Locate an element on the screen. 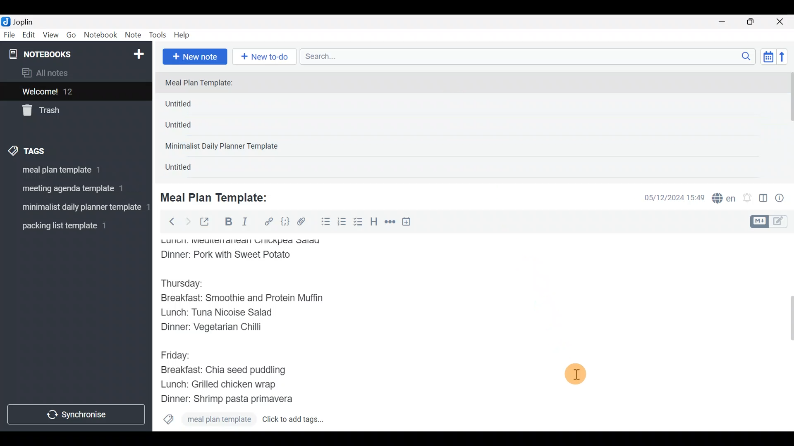 The image size is (794, 446). Close is located at coordinates (781, 22).